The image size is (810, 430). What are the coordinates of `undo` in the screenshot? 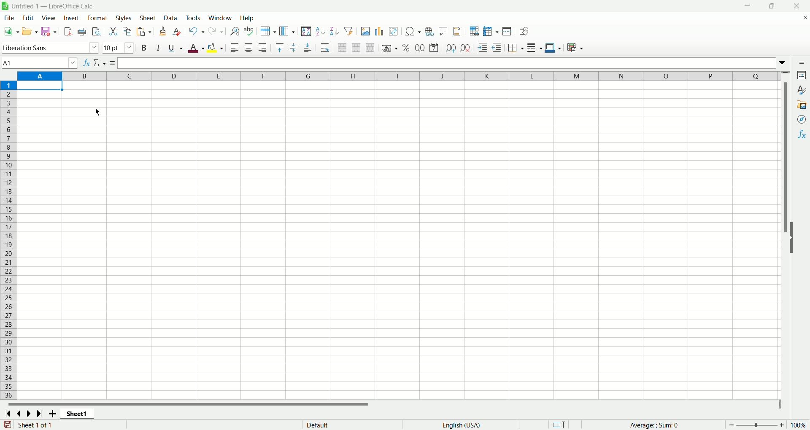 It's located at (197, 31).